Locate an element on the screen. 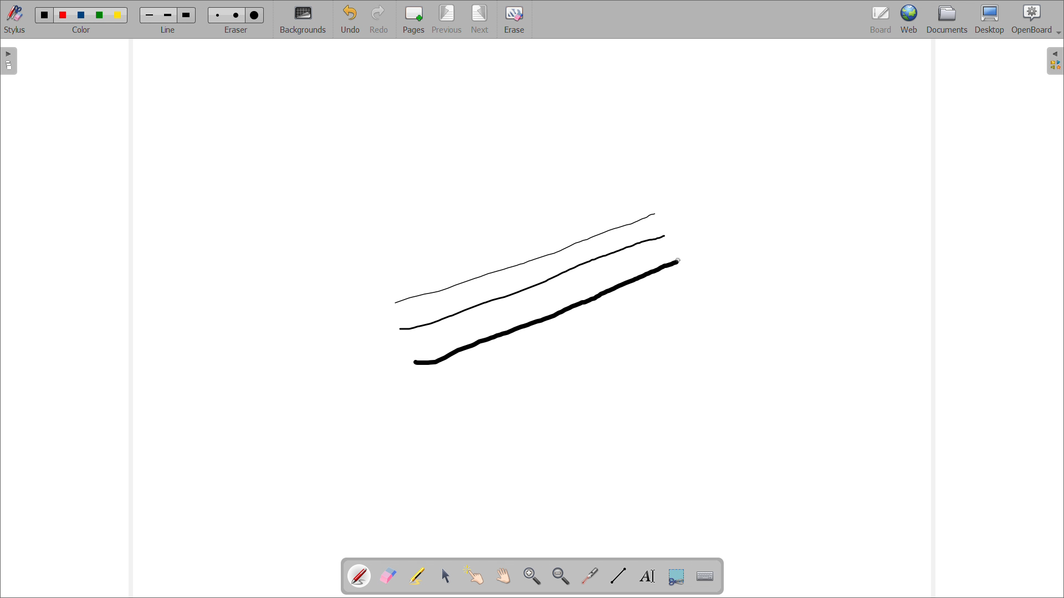  select color is located at coordinates (80, 30).